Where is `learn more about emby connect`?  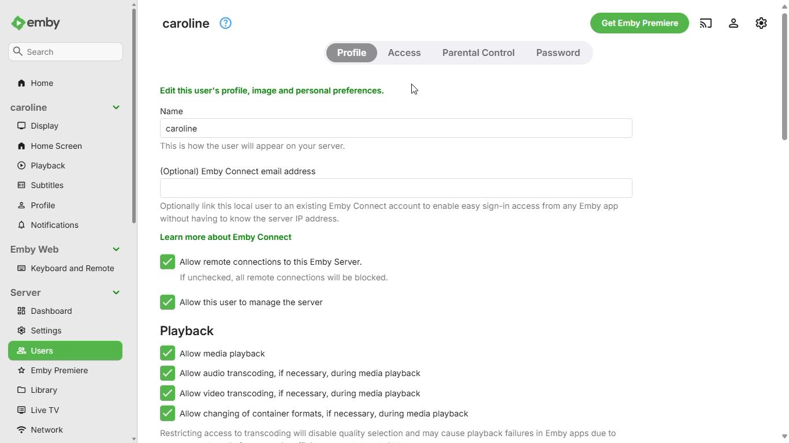
learn more about emby connect is located at coordinates (225, 237).